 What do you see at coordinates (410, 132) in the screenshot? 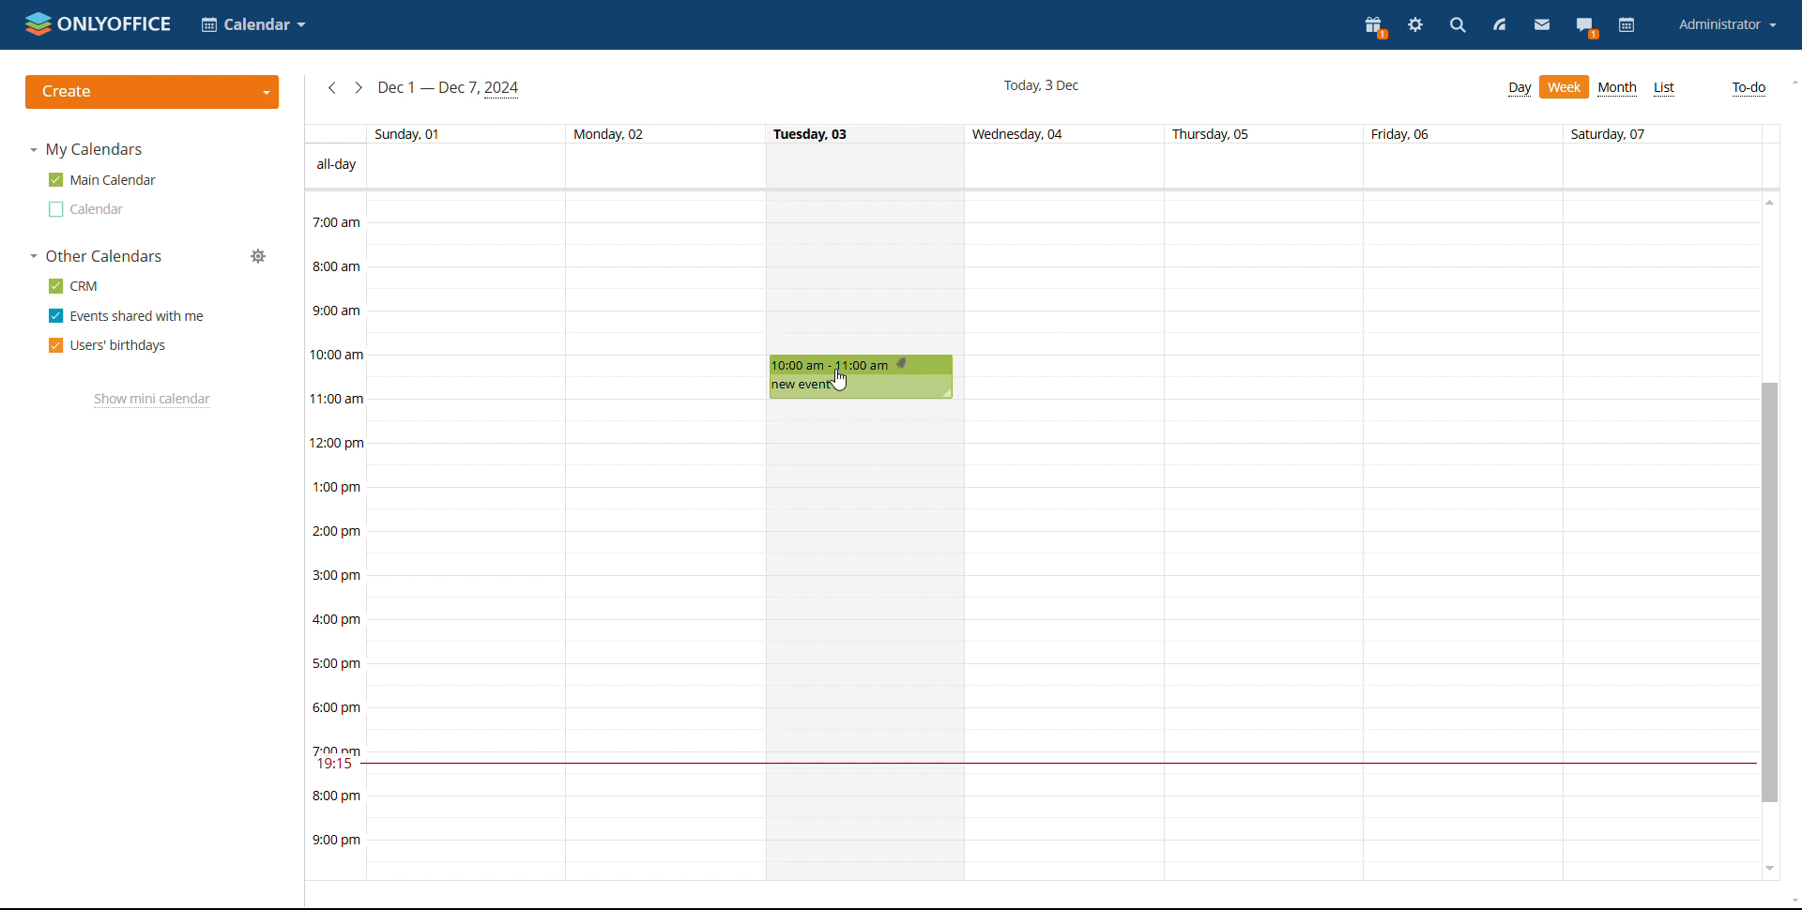
I see `Sunday, 01` at bounding box center [410, 132].